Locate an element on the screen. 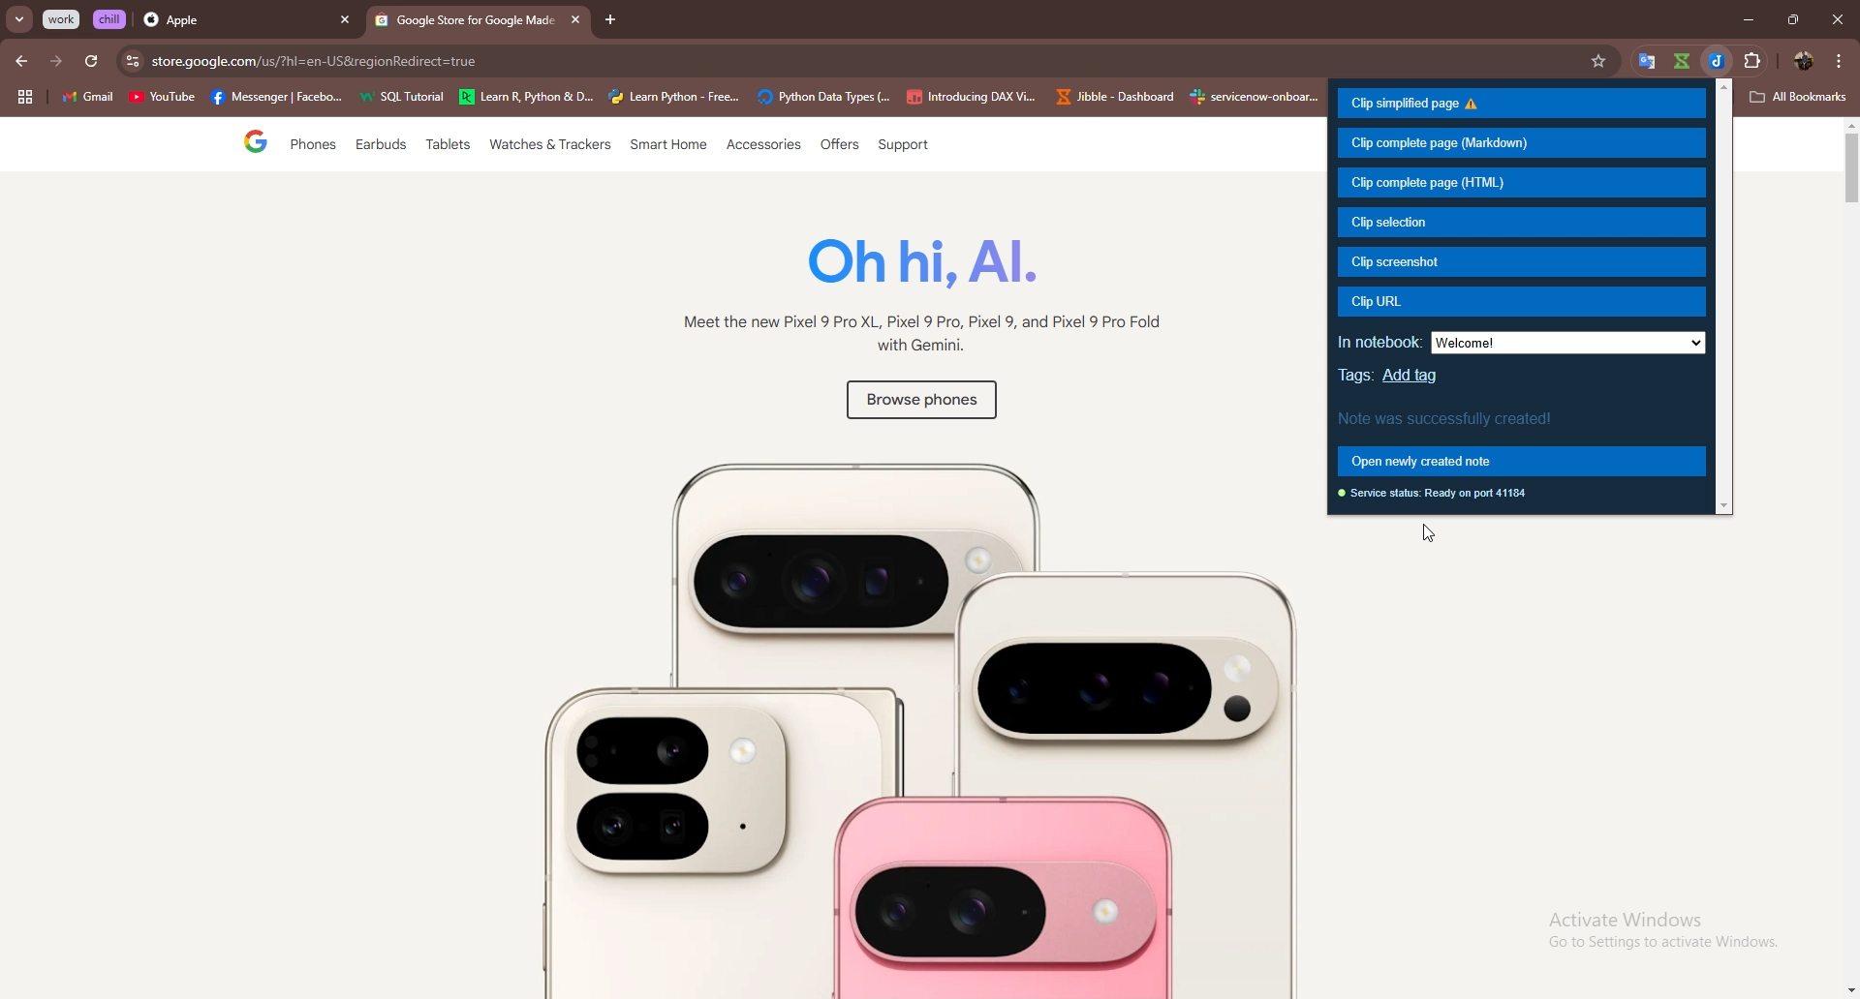 Image resolution: width=1860 pixels, height=999 pixels. clip complete page (html) is located at coordinates (1521, 183).